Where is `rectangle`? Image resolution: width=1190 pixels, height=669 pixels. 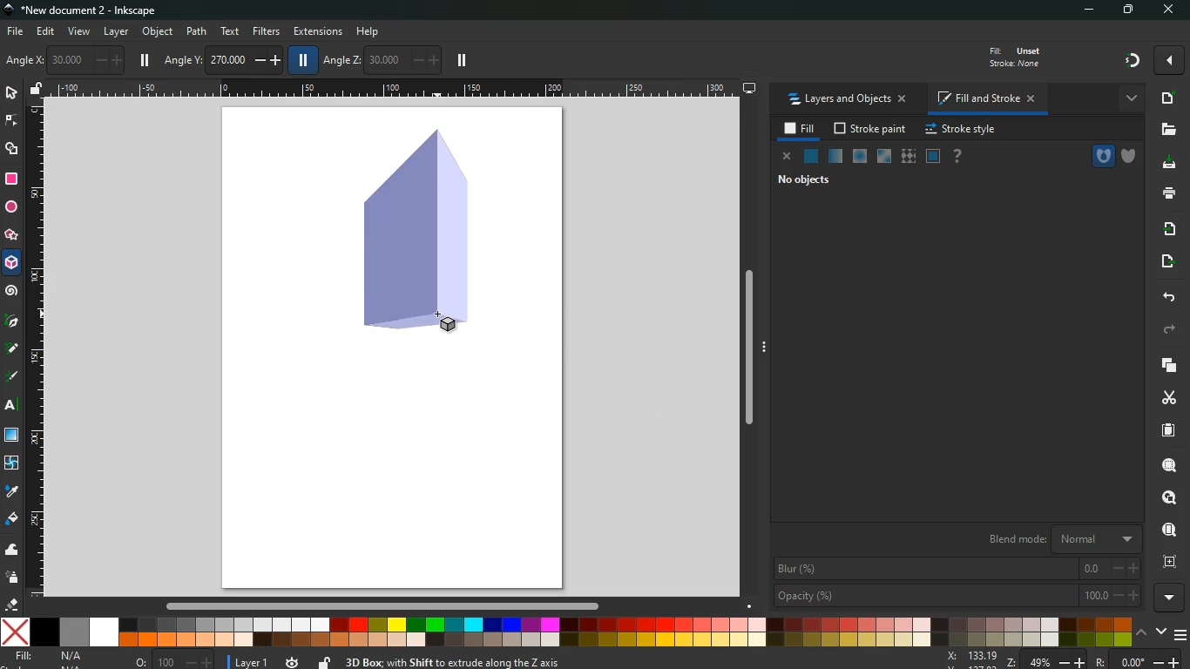 rectangle is located at coordinates (10, 179).